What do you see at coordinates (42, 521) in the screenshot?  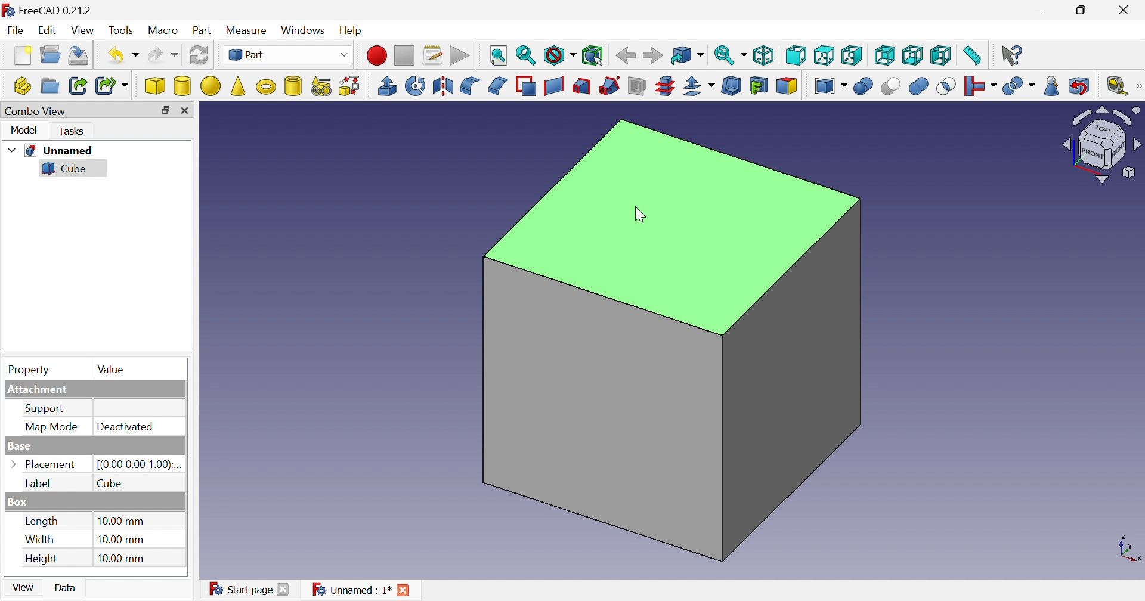 I see `Length` at bounding box center [42, 521].